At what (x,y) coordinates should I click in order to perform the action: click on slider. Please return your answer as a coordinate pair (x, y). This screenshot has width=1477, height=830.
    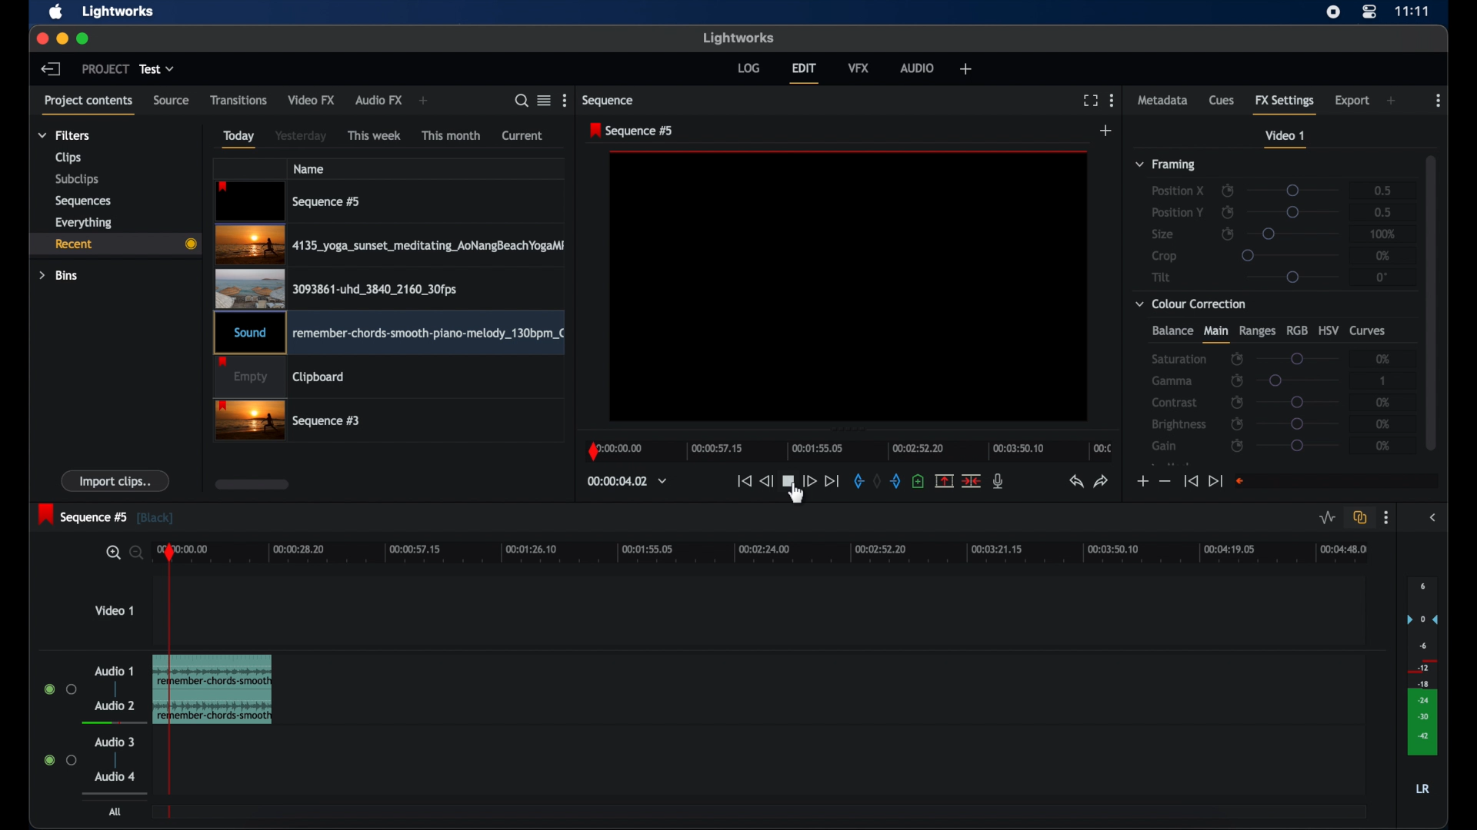
    Looking at the image, I should click on (1299, 380).